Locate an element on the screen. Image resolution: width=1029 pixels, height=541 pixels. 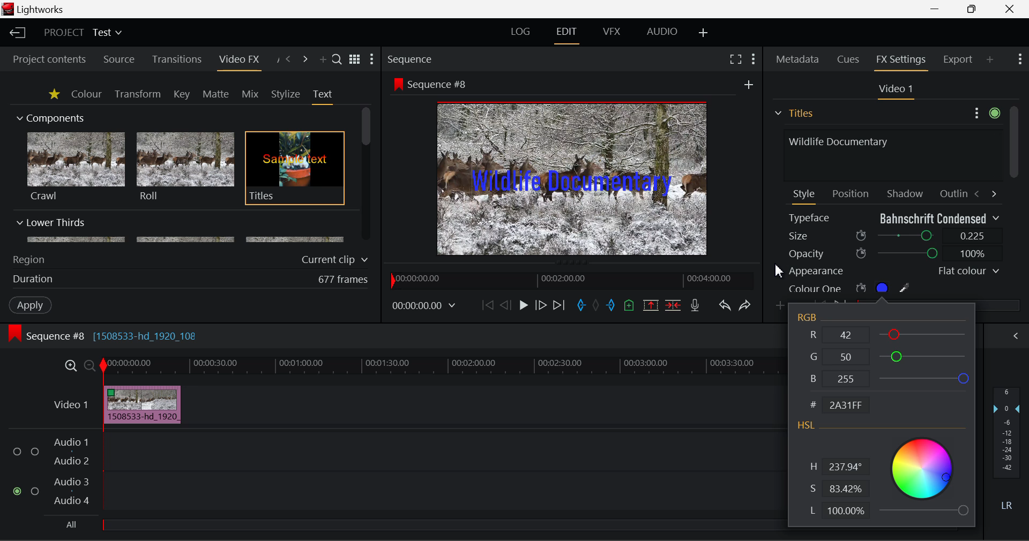
Source is located at coordinates (119, 61).